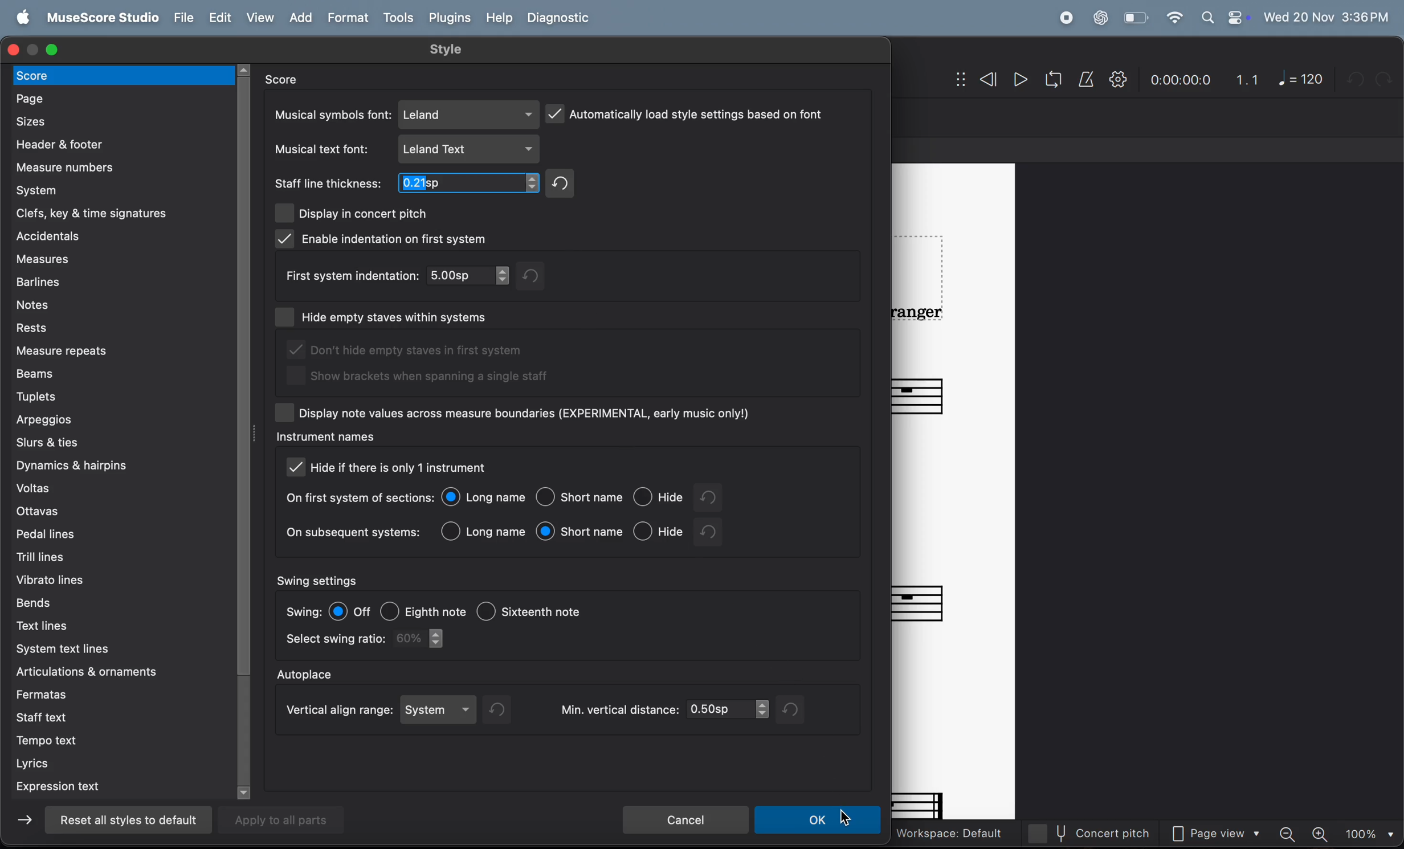 This screenshot has width=1404, height=849. What do you see at coordinates (121, 328) in the screenshot?
I see `rests` at bounding box center [121, 328].